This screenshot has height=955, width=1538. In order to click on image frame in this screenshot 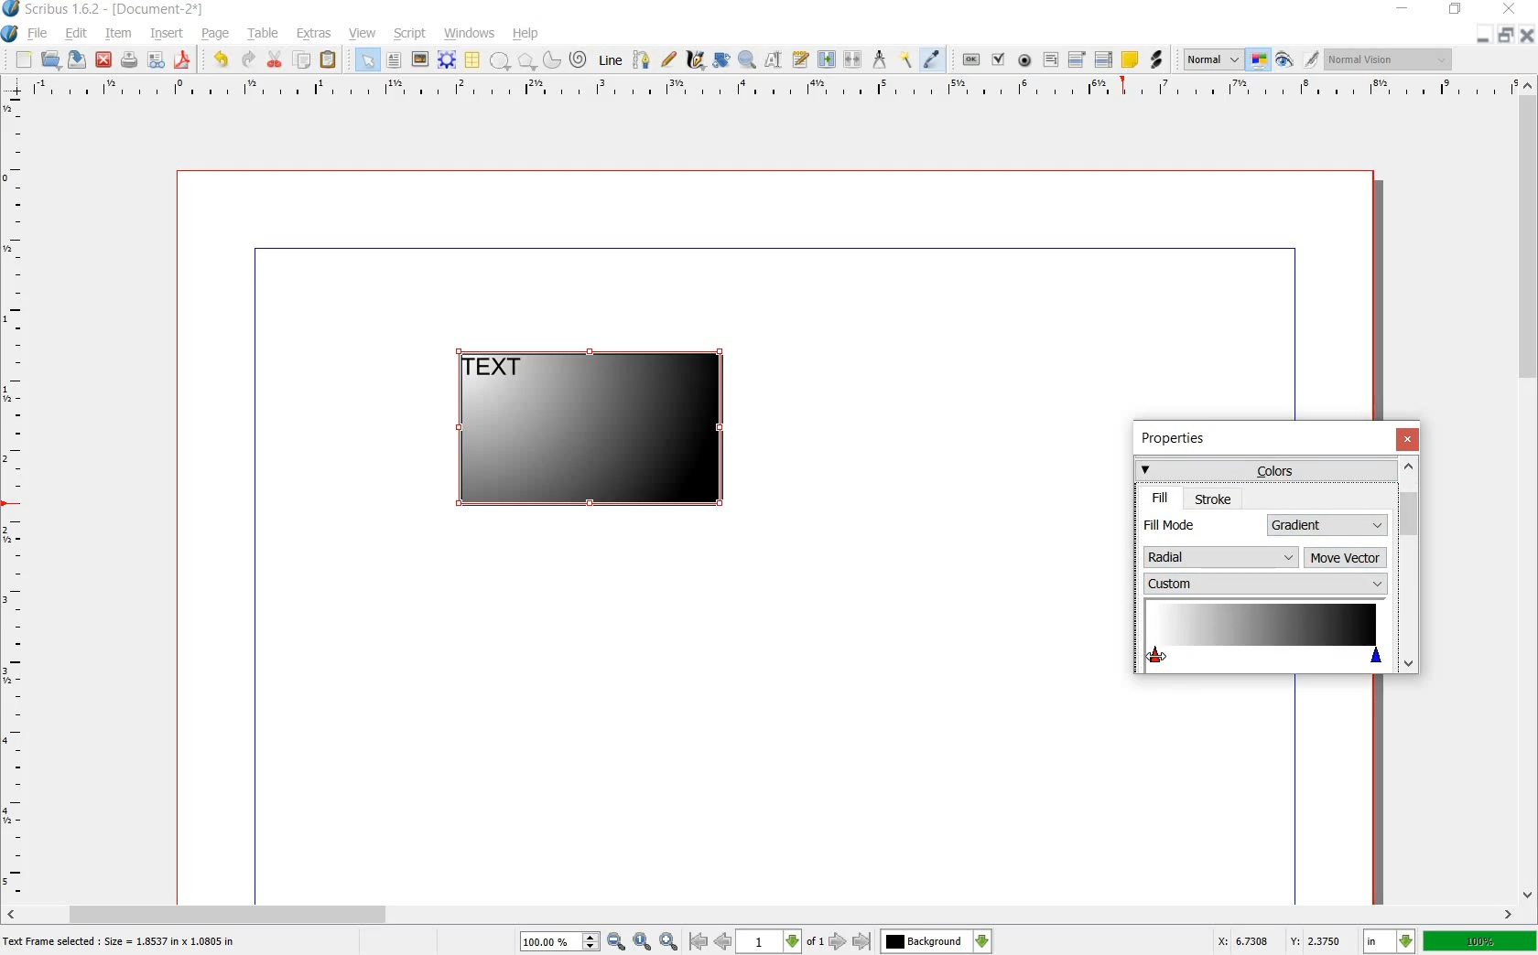, I will do `click(418, 59)`.